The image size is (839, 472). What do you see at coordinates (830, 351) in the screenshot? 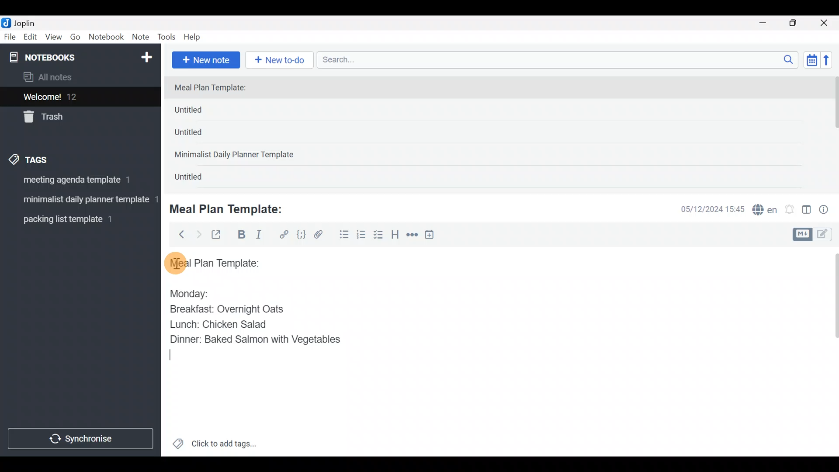
I see `Scroll bar` at bounding box center [830, 351].